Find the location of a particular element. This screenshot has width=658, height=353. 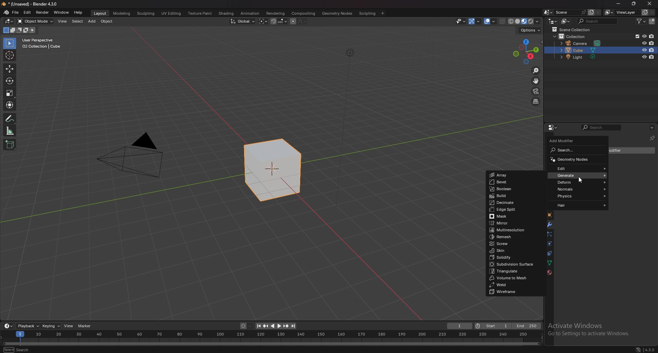

cursor is located at coordinates (582, 180).